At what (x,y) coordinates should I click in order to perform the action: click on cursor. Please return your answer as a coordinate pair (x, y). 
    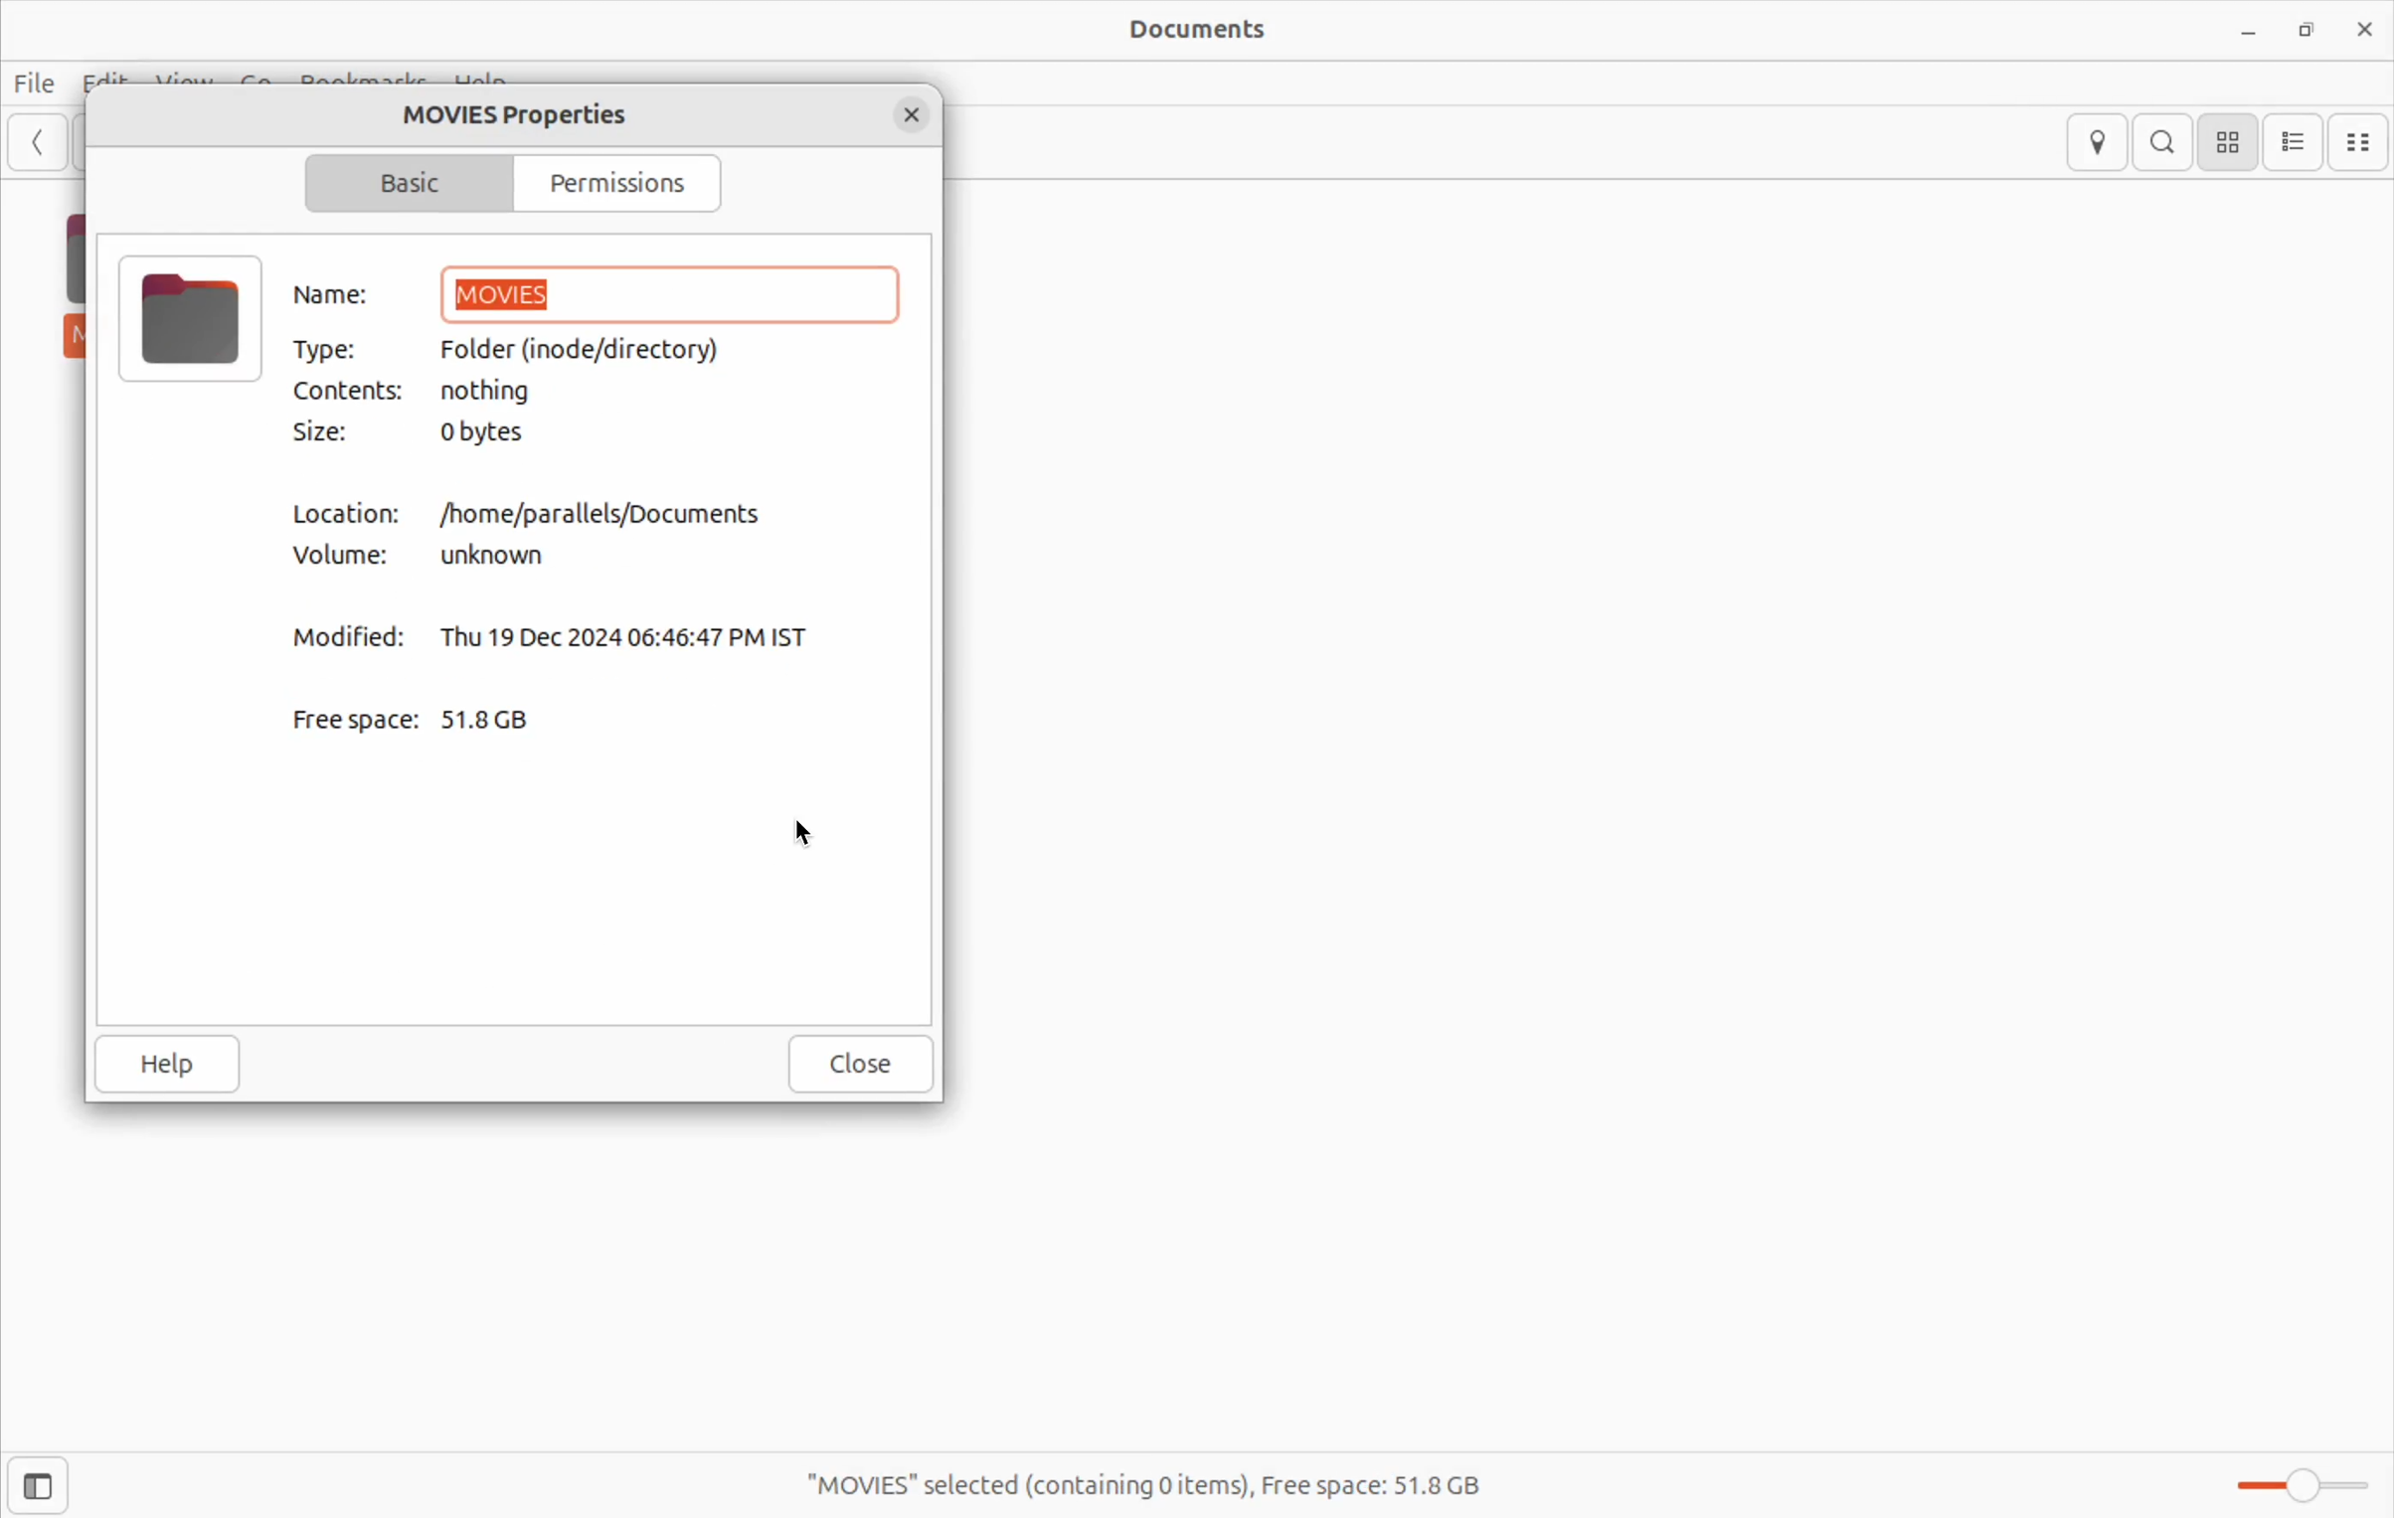
    Looking at the image, I should click on (809, 835).